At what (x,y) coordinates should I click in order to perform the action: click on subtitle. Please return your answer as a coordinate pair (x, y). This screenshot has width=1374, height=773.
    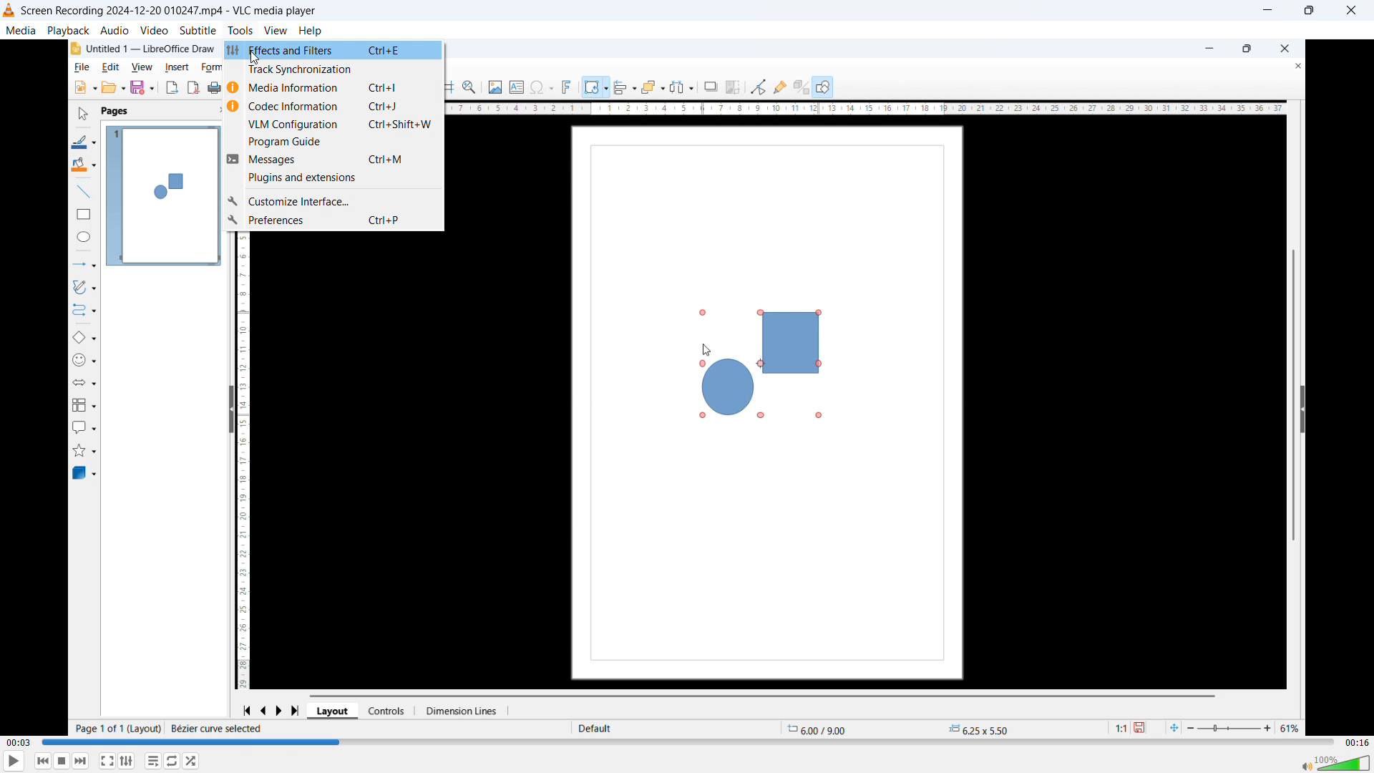
    Looking at the image, I should click on (198, 29).